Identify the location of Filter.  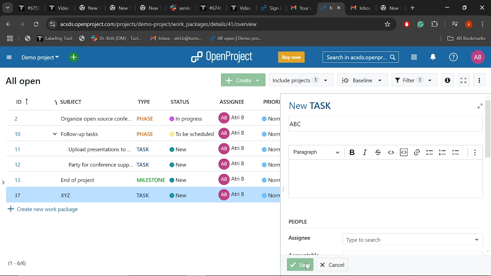
(415, 79).